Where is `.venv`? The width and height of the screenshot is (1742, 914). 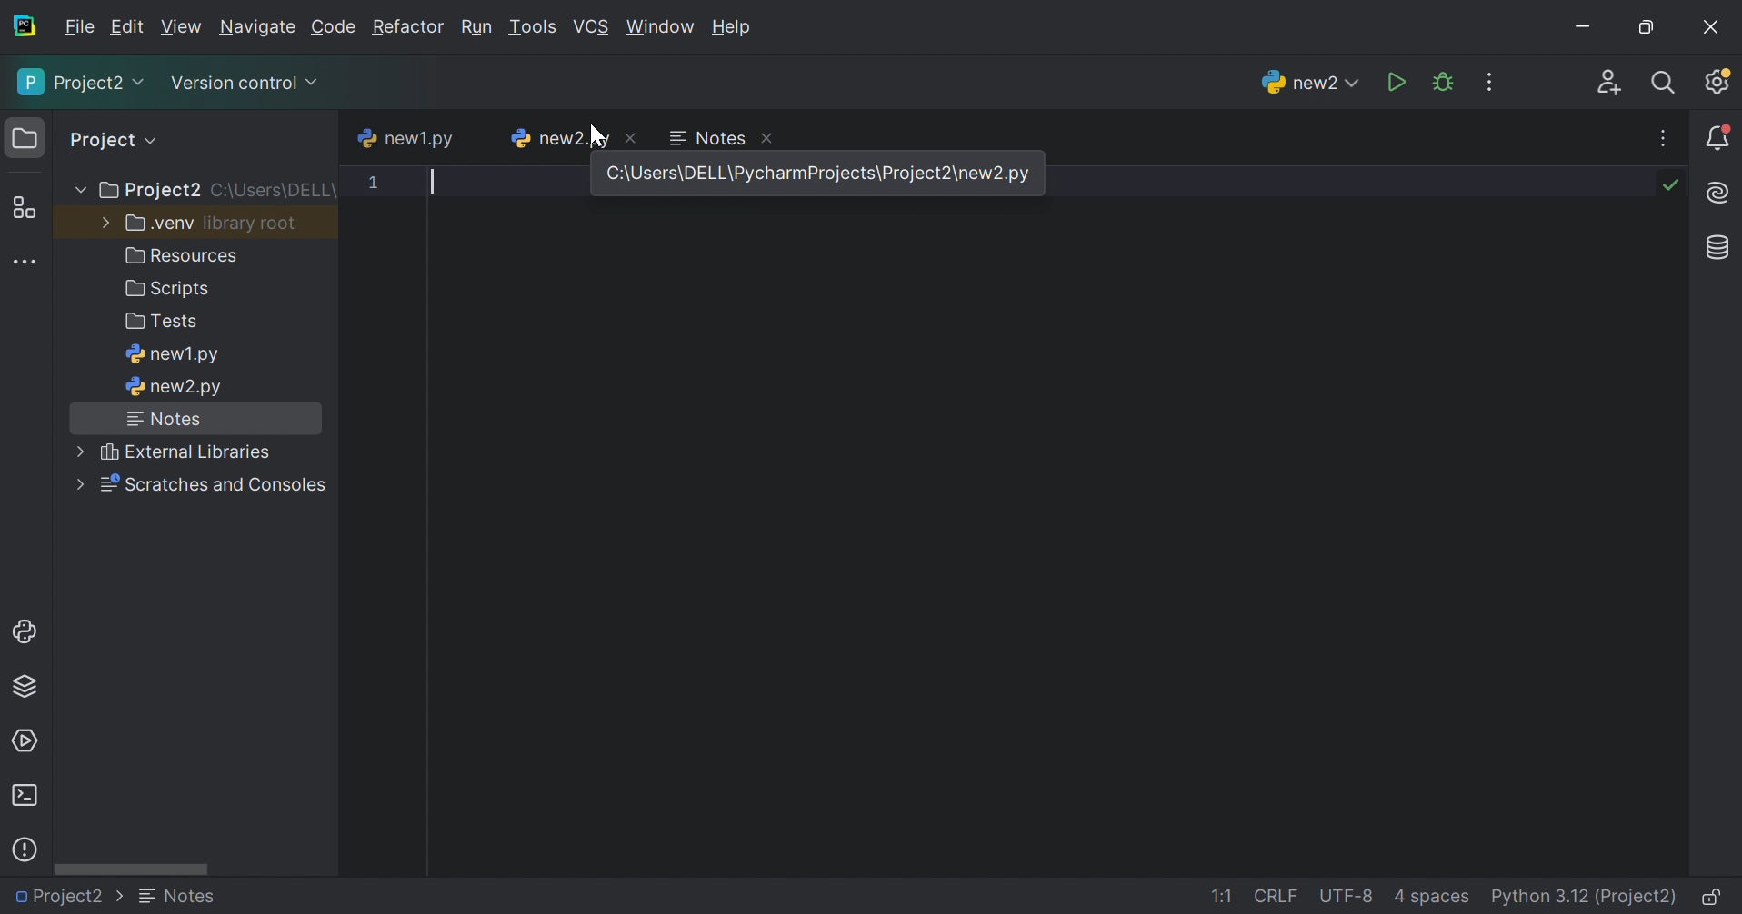 .venv is located at coordinates (157, 224).